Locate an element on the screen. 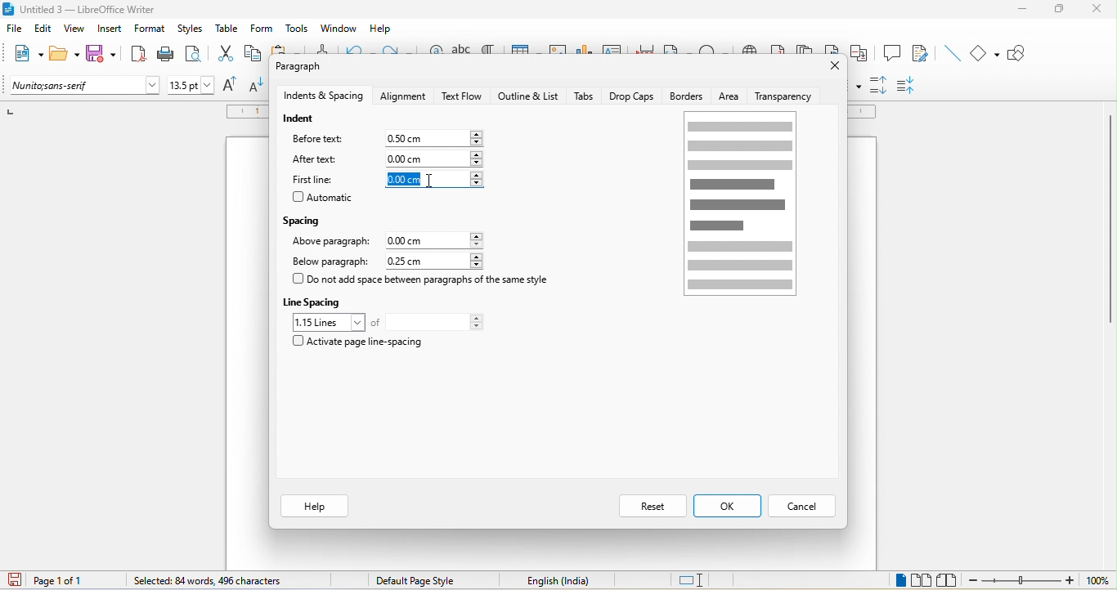 The height and width of the screenshot is (590, 1117). tools is located at coordinates (296, 29).